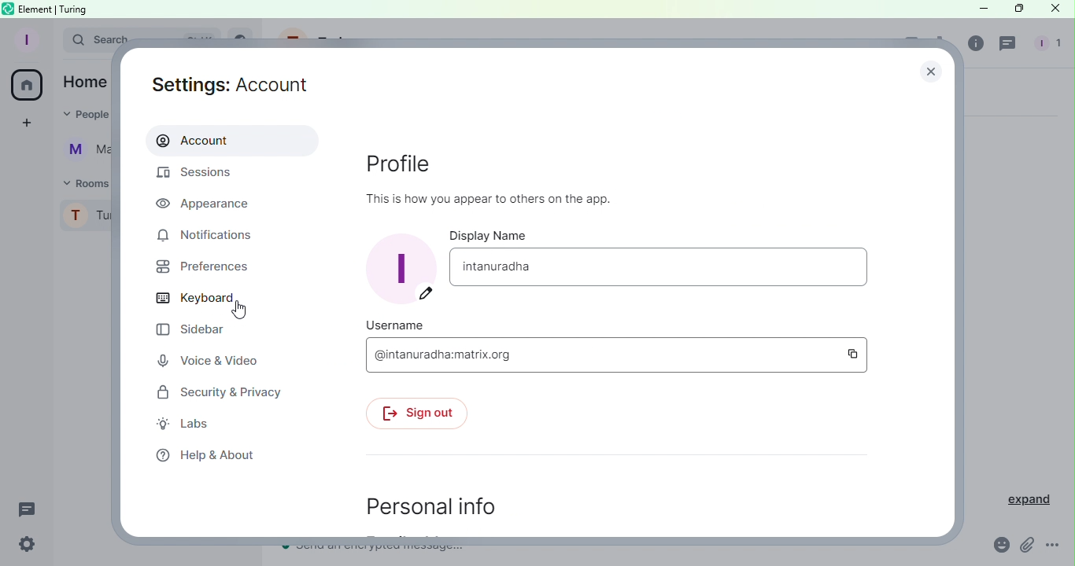  I want to click on Labs, so click(193, 425).